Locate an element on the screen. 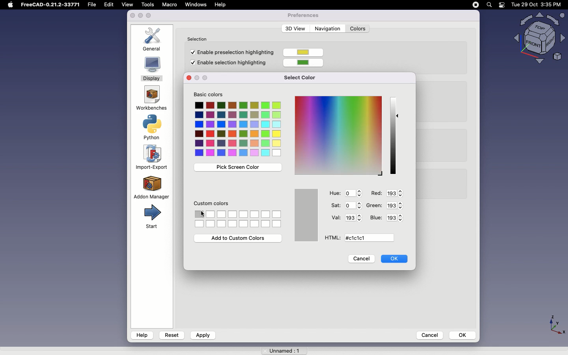 Image resolution: width=568 pixels, height=355 pixels. minimise is located at coordinates (140, 16).